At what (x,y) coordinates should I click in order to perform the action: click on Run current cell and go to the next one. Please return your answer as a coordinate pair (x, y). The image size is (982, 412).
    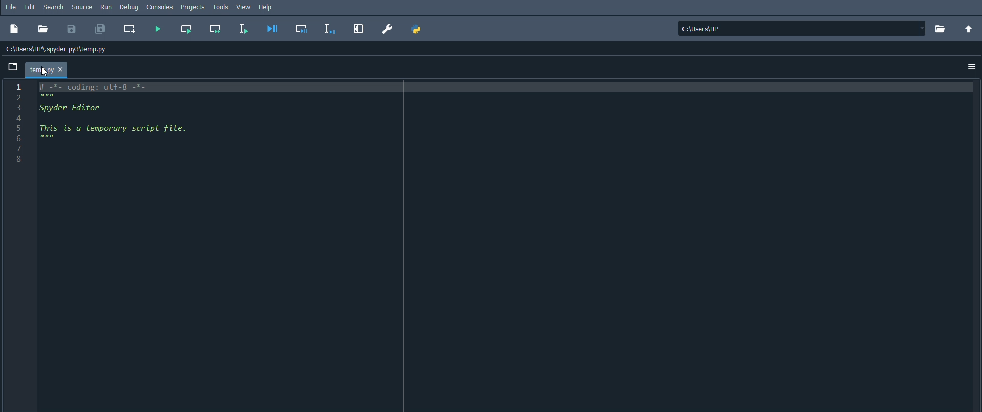
    Looking at the image, I should click on (215, 29).